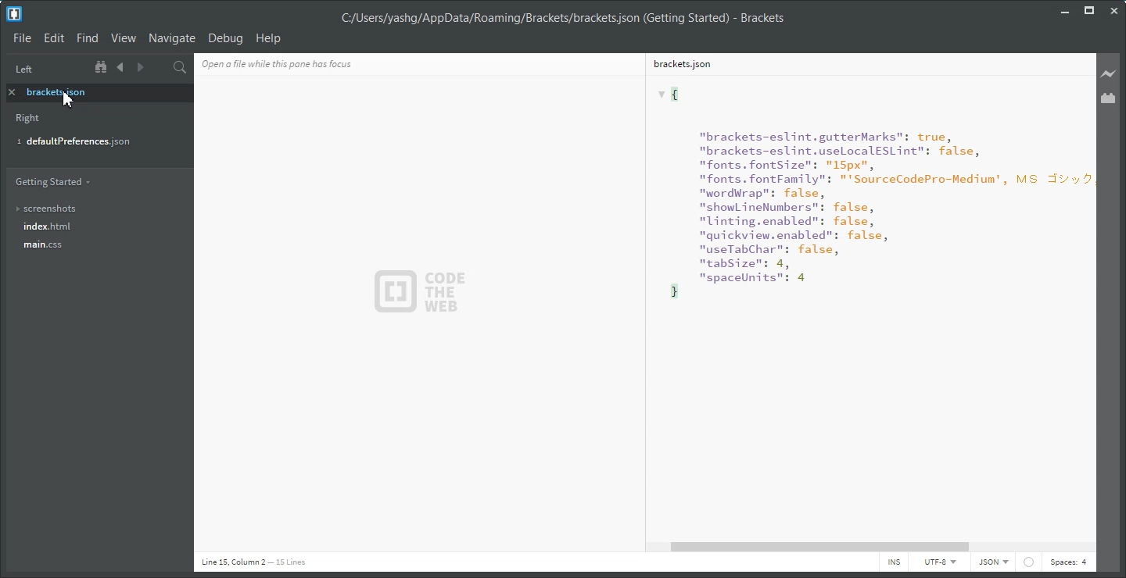  I want to click on brackets.json File, so click(862, 63).